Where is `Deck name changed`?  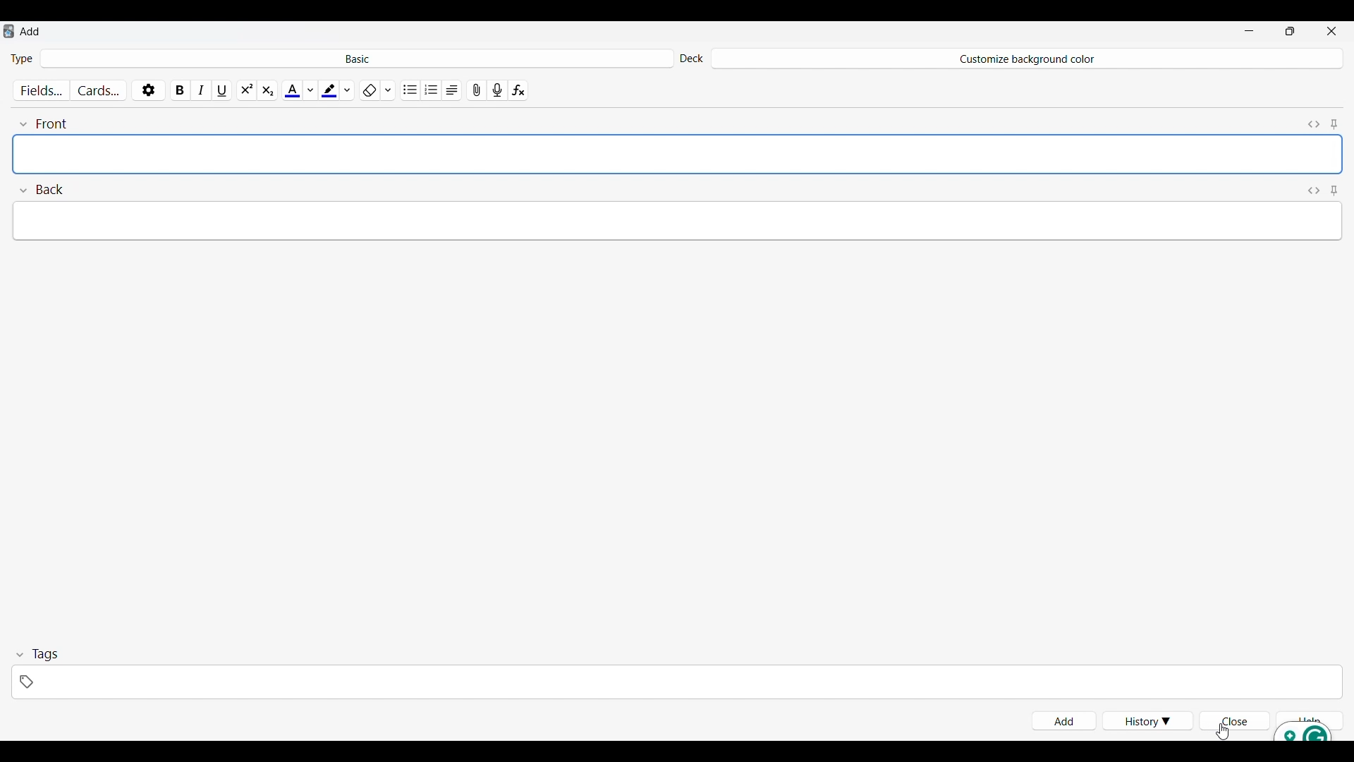 Deck name changed is located at coordinates (1025, 59).